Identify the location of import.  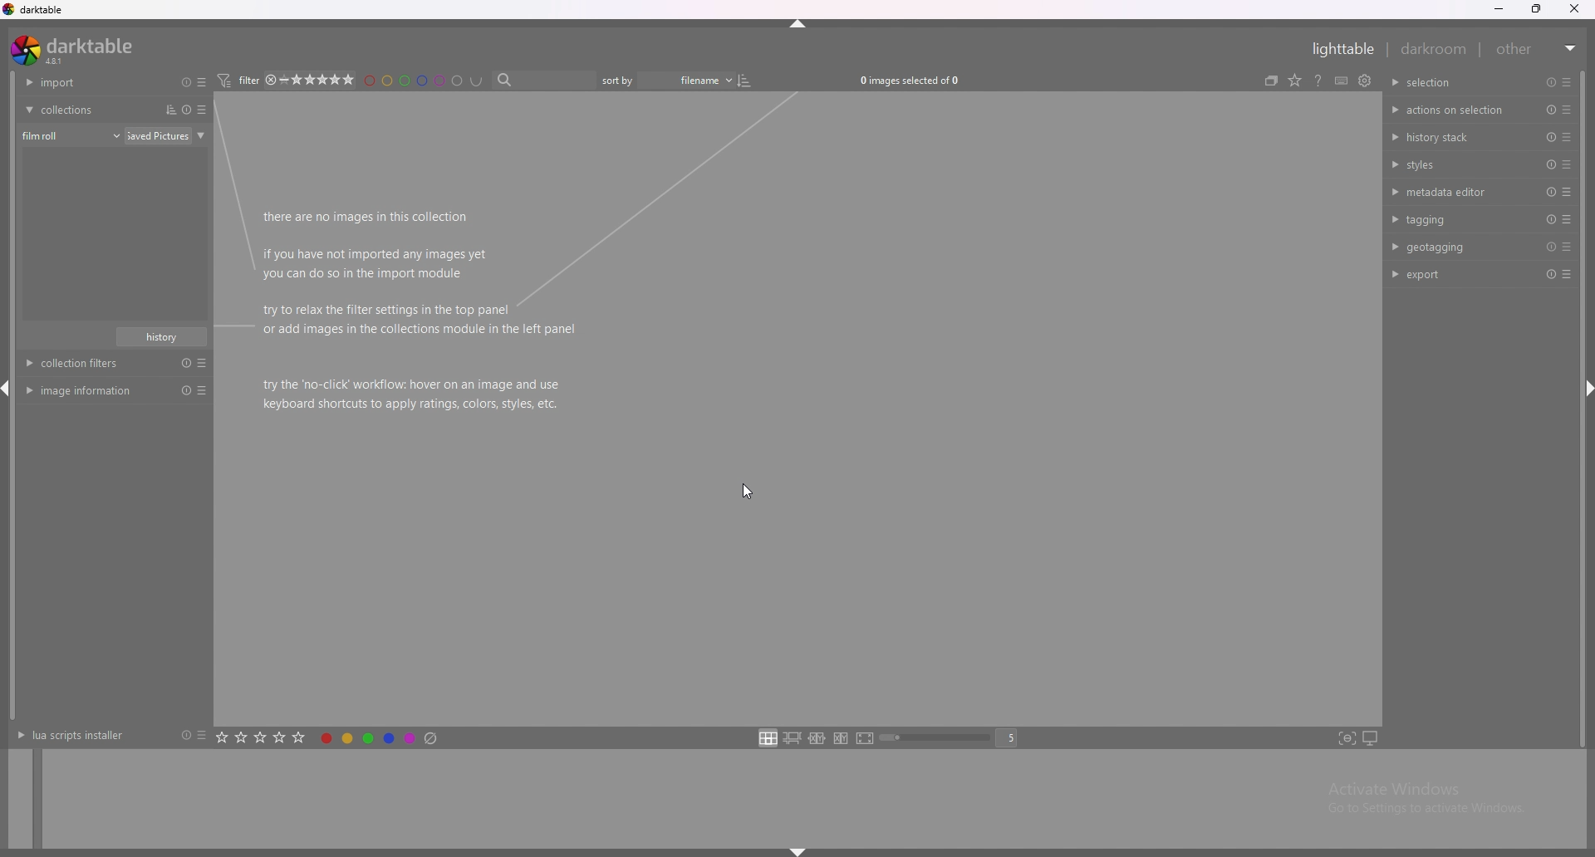
(84, 82).